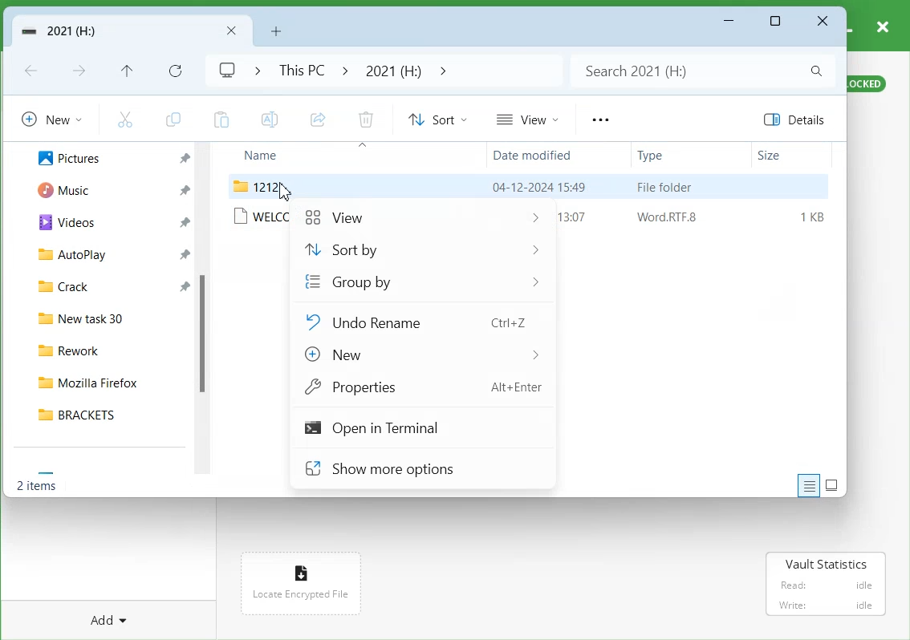 The image size is (910, 640). What do you see at coordinates (184, 221) in the screenshot?
I see `Pin a file` at bounding box center [184, 221].